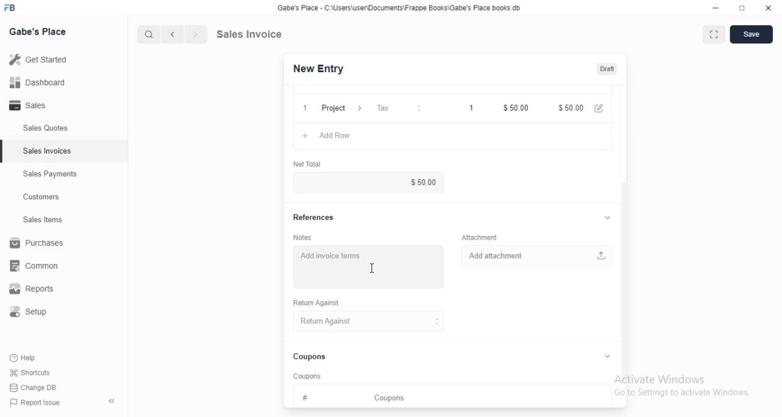  What do you see at coordinates (339, 136) in the screenshot?
I see `Add row` at bounding box center [339, 136].